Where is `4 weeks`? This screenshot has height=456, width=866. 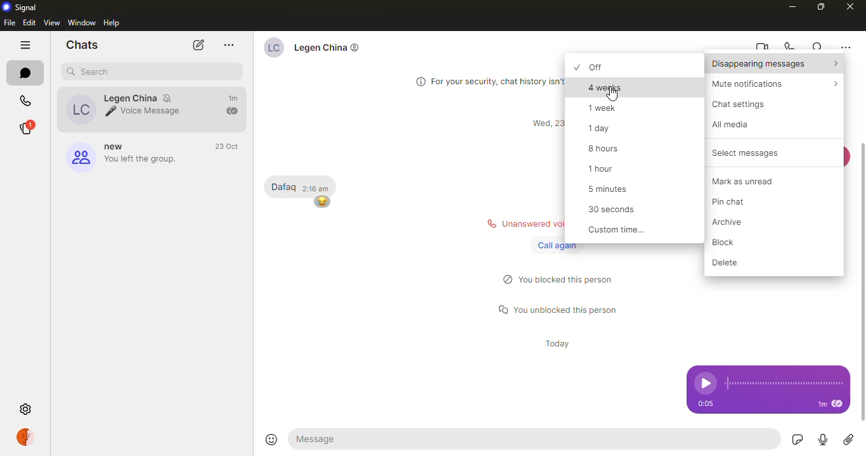 4 weeks is located at coordinates (609, 87).